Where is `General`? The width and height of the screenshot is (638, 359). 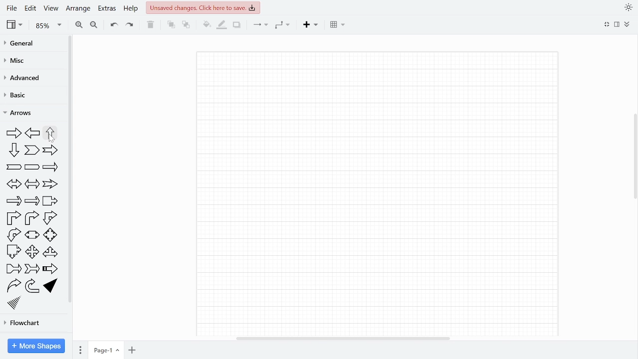 General is located at coordinates (21, 44).